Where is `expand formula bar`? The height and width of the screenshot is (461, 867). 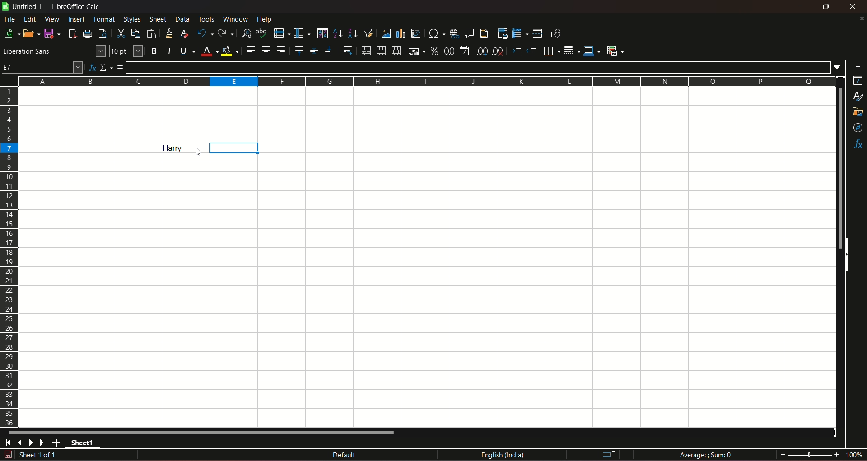 expand formula bar is located at coordinates (839, 66).